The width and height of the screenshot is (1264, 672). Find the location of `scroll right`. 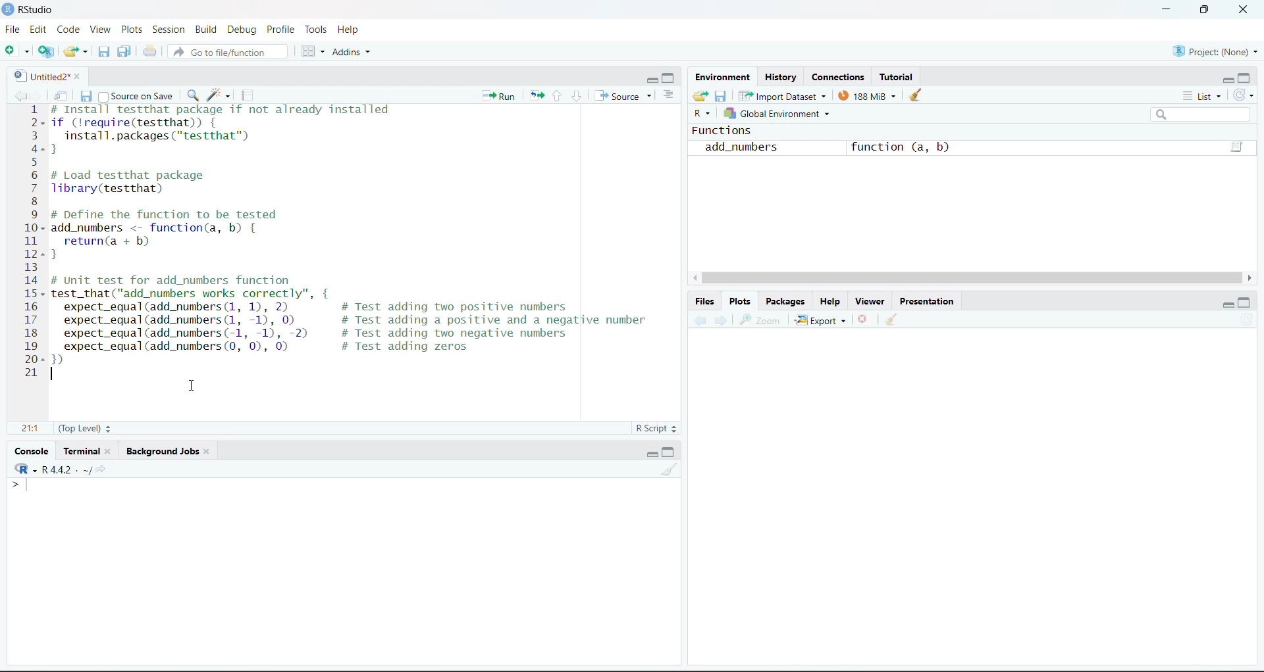

scroll right is located at coordinates (1249, 279).